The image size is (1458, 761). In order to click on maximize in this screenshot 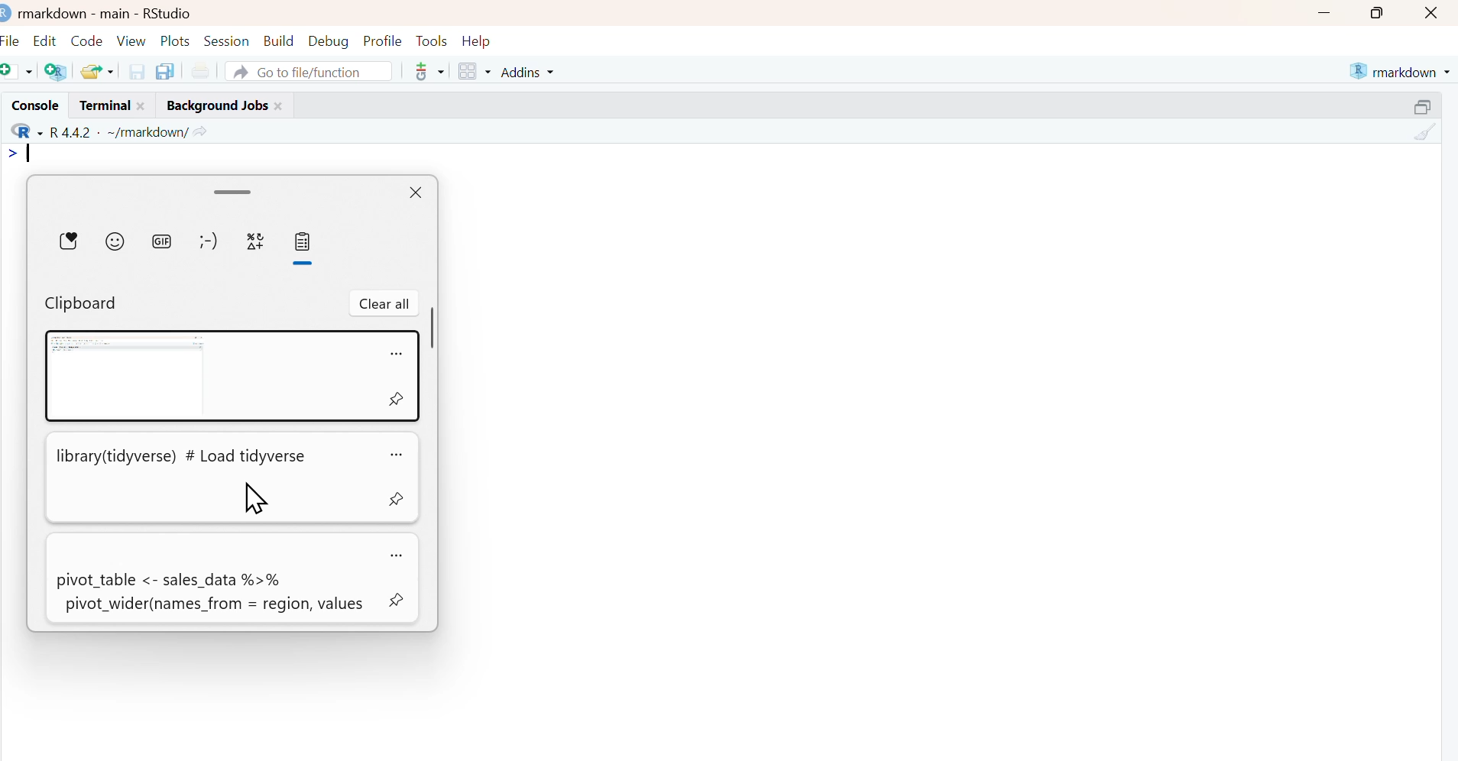, I will do `click(1382, 12)`.